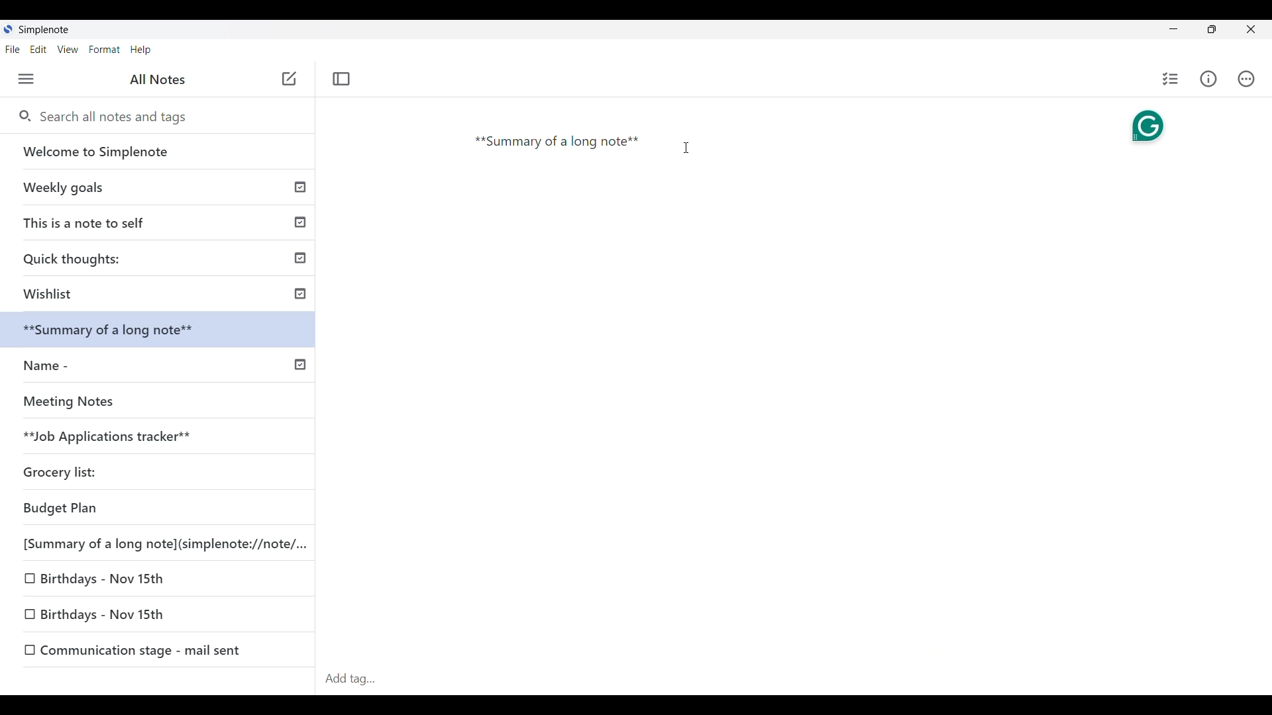 Image resolution: width=1272 pixels, height=715 pixels. What do you see at coordinates (168, 545) in the screenshot?
I see `[Summary of a long note](simplenote://note/...` at bounding box center [168, 545].